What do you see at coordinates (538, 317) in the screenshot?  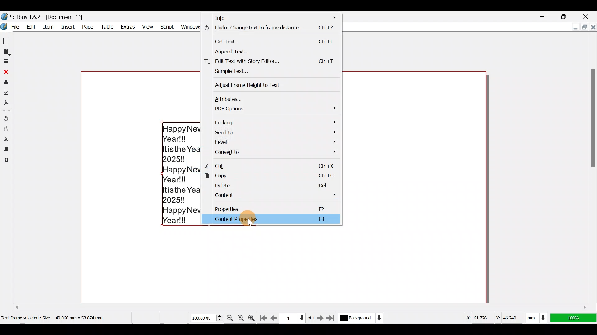 I see `Select current units` at bounding box center [538, 317].